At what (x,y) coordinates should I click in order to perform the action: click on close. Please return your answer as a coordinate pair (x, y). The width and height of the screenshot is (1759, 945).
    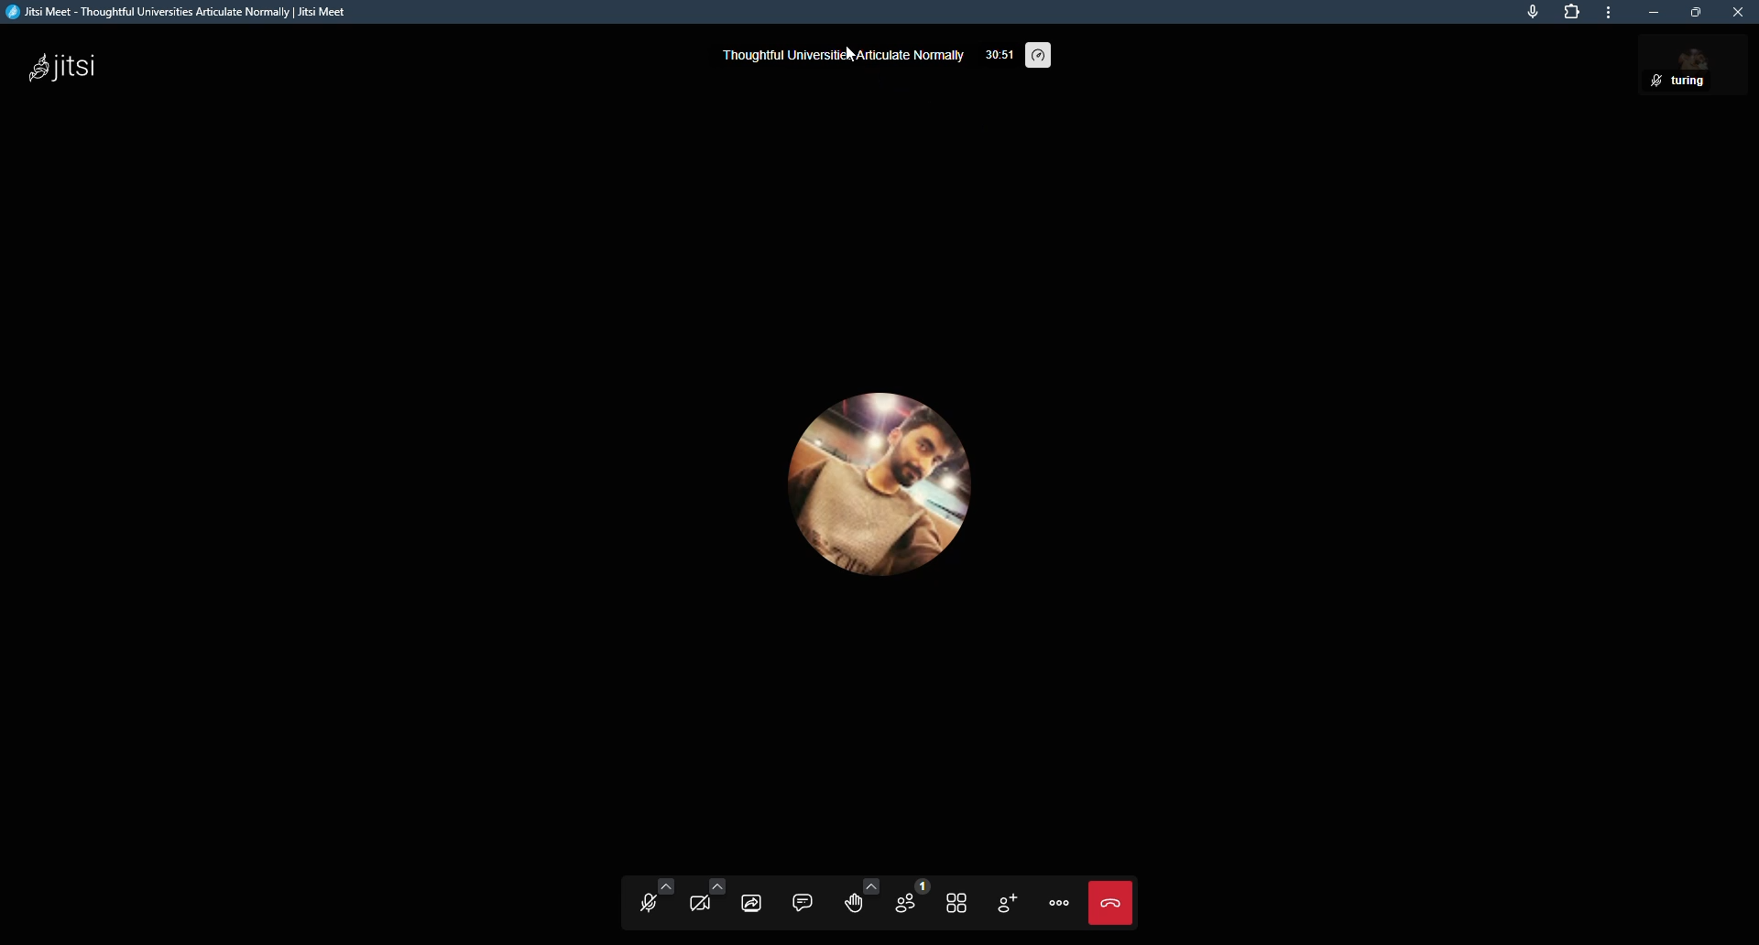
    Looking at the image, I should click on (1741, 12).